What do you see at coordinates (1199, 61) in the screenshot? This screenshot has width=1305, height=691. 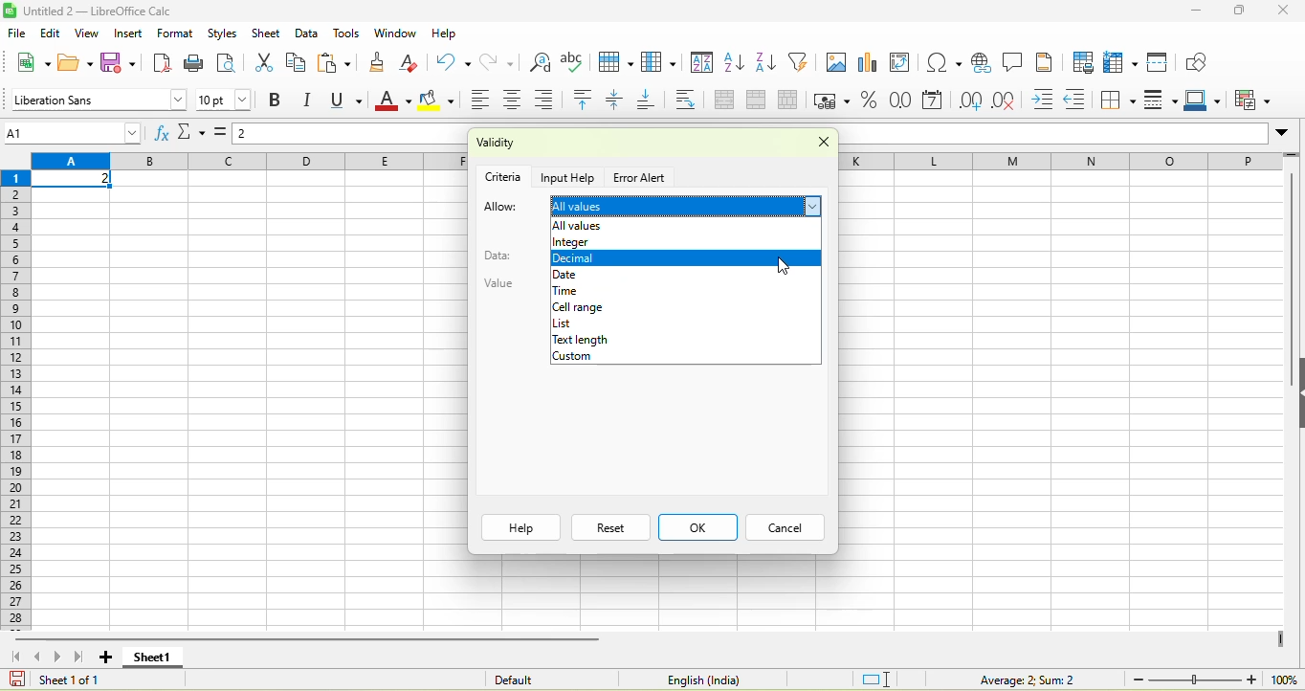 I see `show draw function` at bounding box center [1199, 61].